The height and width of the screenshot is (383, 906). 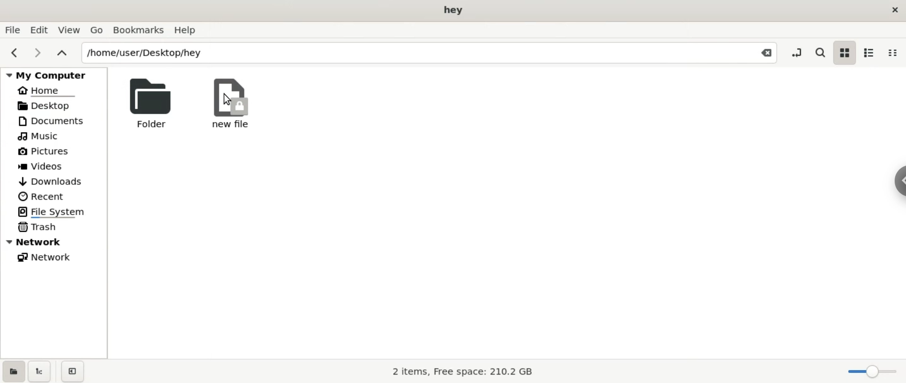 What do you see at coordinates (14, 52) in the screenshot?
I see `previous` at bounding box center [14, 52].